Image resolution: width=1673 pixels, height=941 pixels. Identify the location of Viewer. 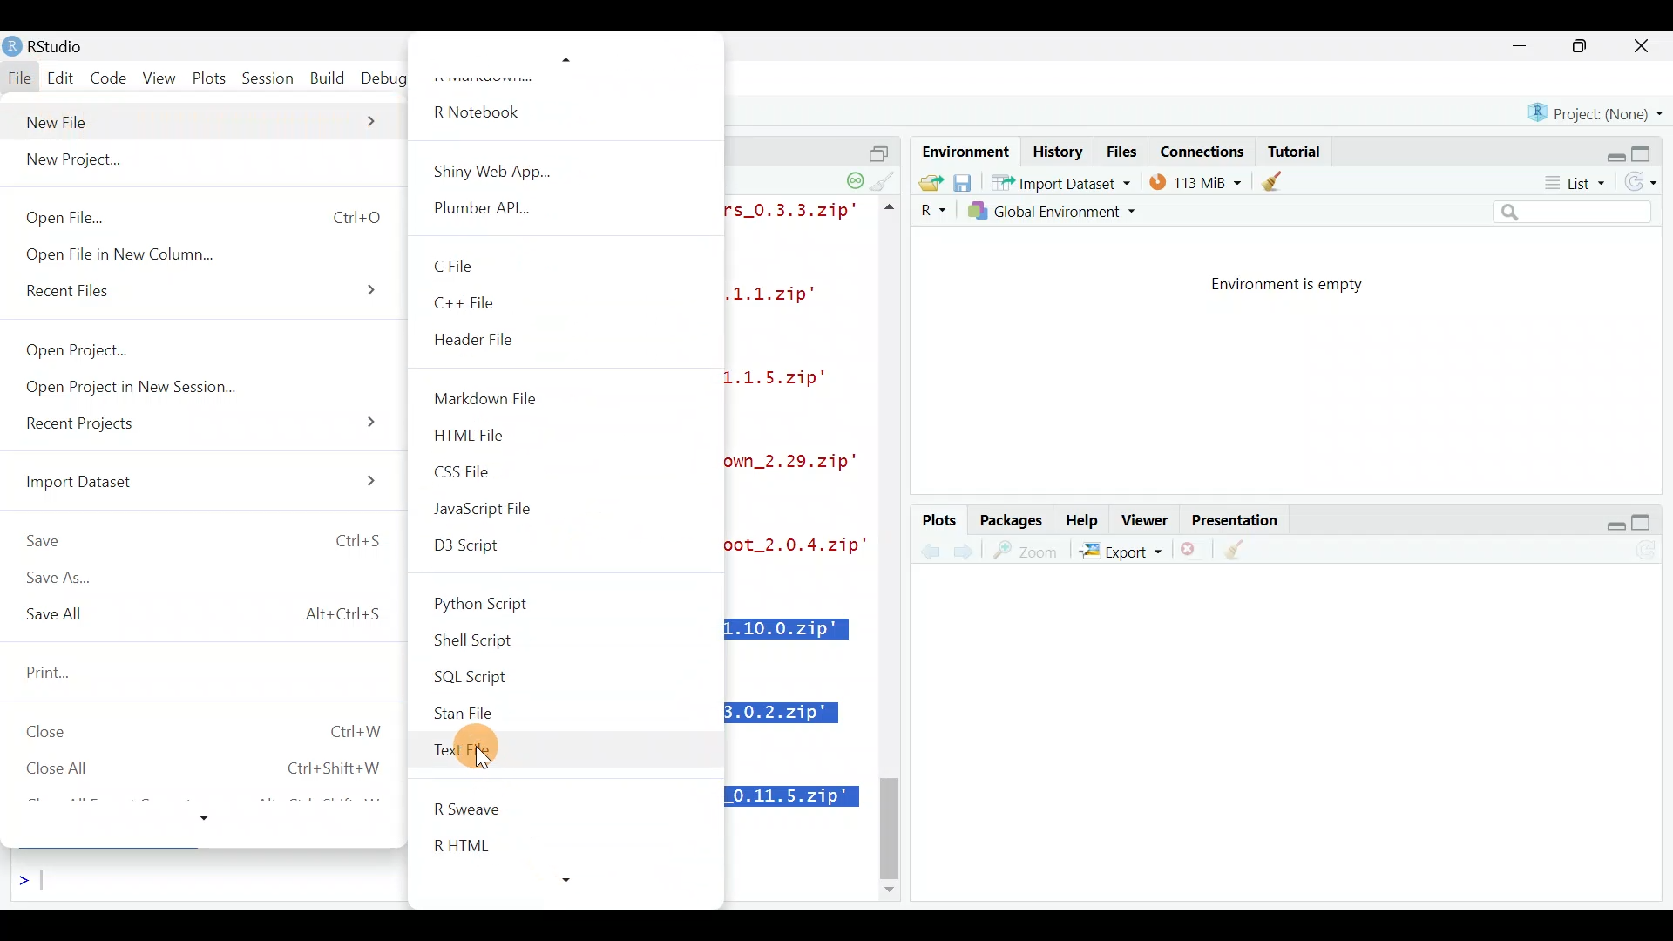
(1145, 522).